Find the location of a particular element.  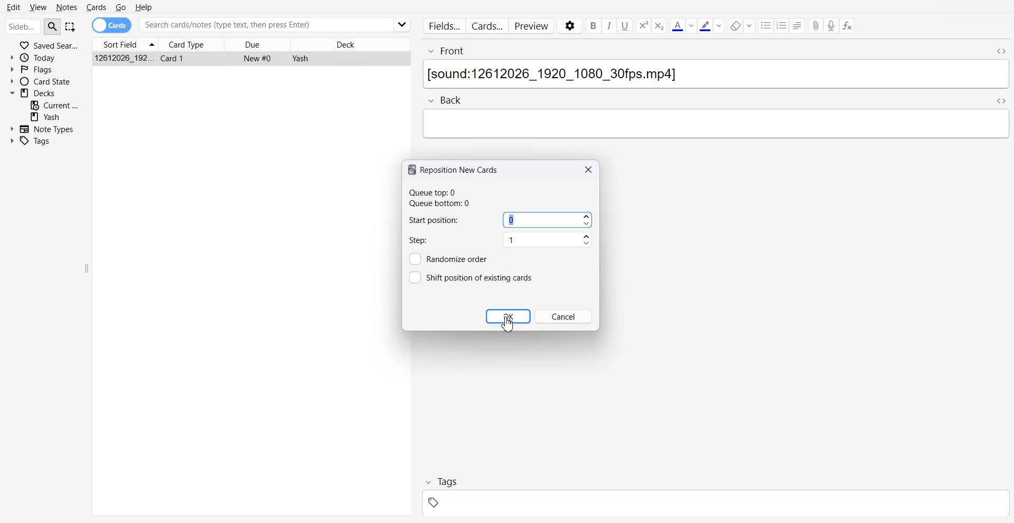

Erase Text is located at coordinates (741, 25).